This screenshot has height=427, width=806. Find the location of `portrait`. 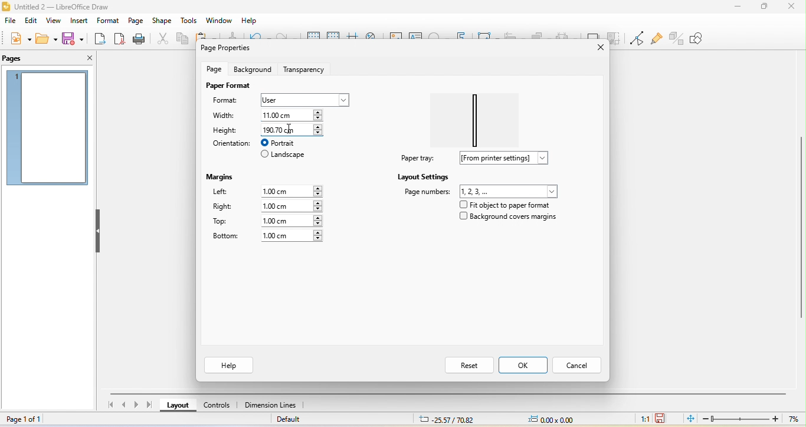

portrait is located at coordinates (285, 143).